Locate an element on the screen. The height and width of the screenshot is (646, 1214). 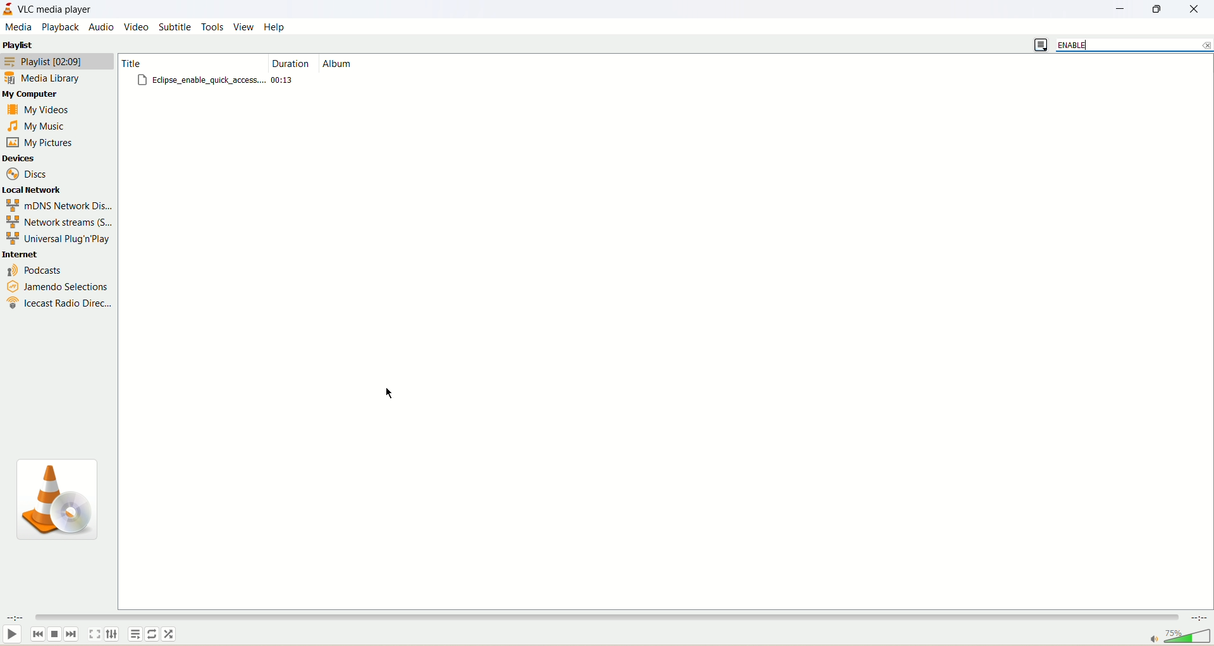
playback is located at coordinates (59, 27).